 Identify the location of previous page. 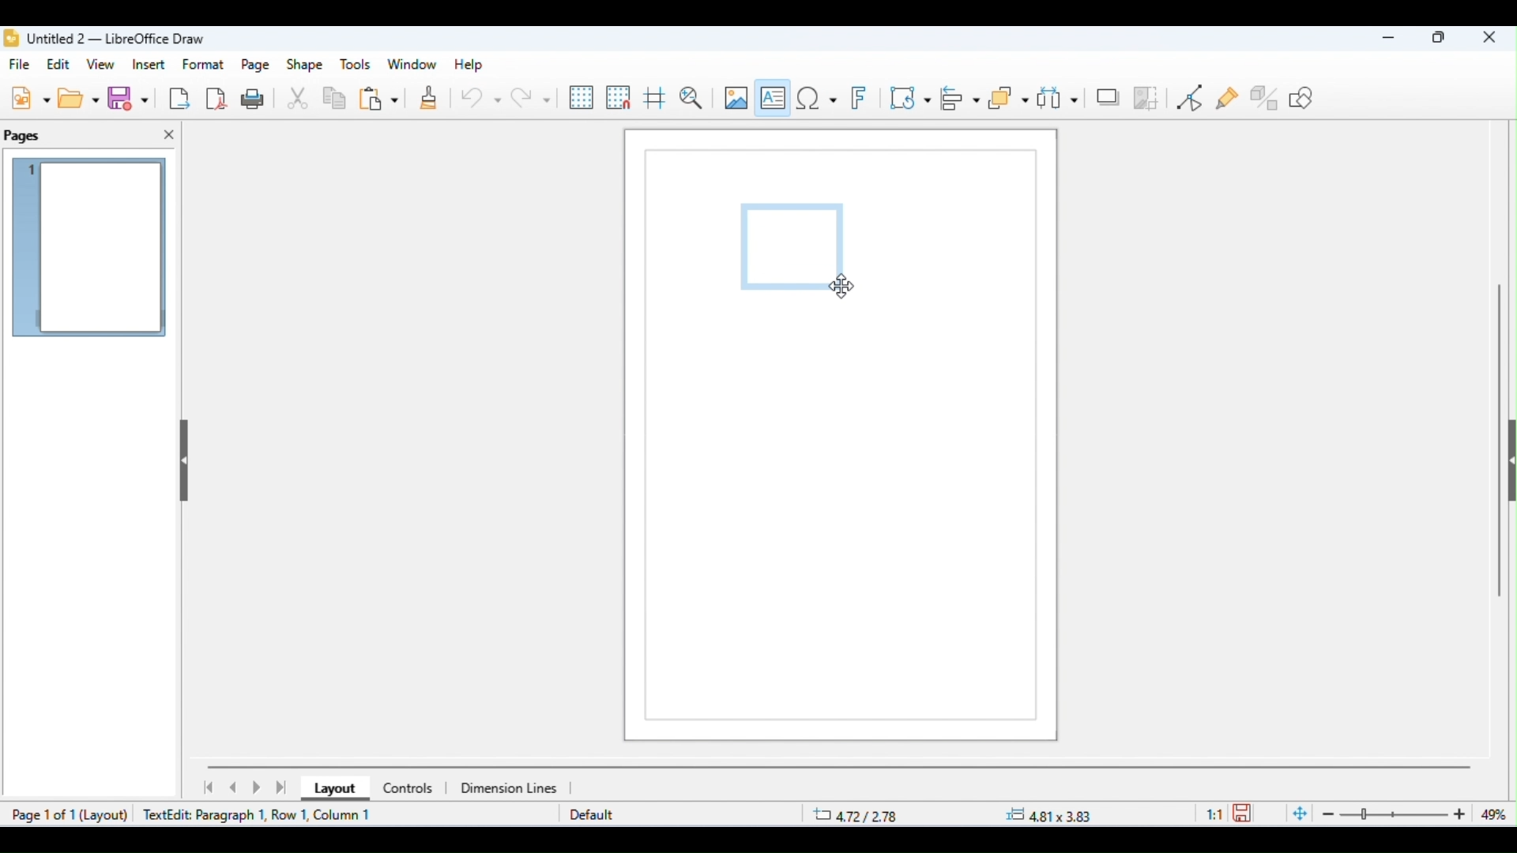
(234, 787).